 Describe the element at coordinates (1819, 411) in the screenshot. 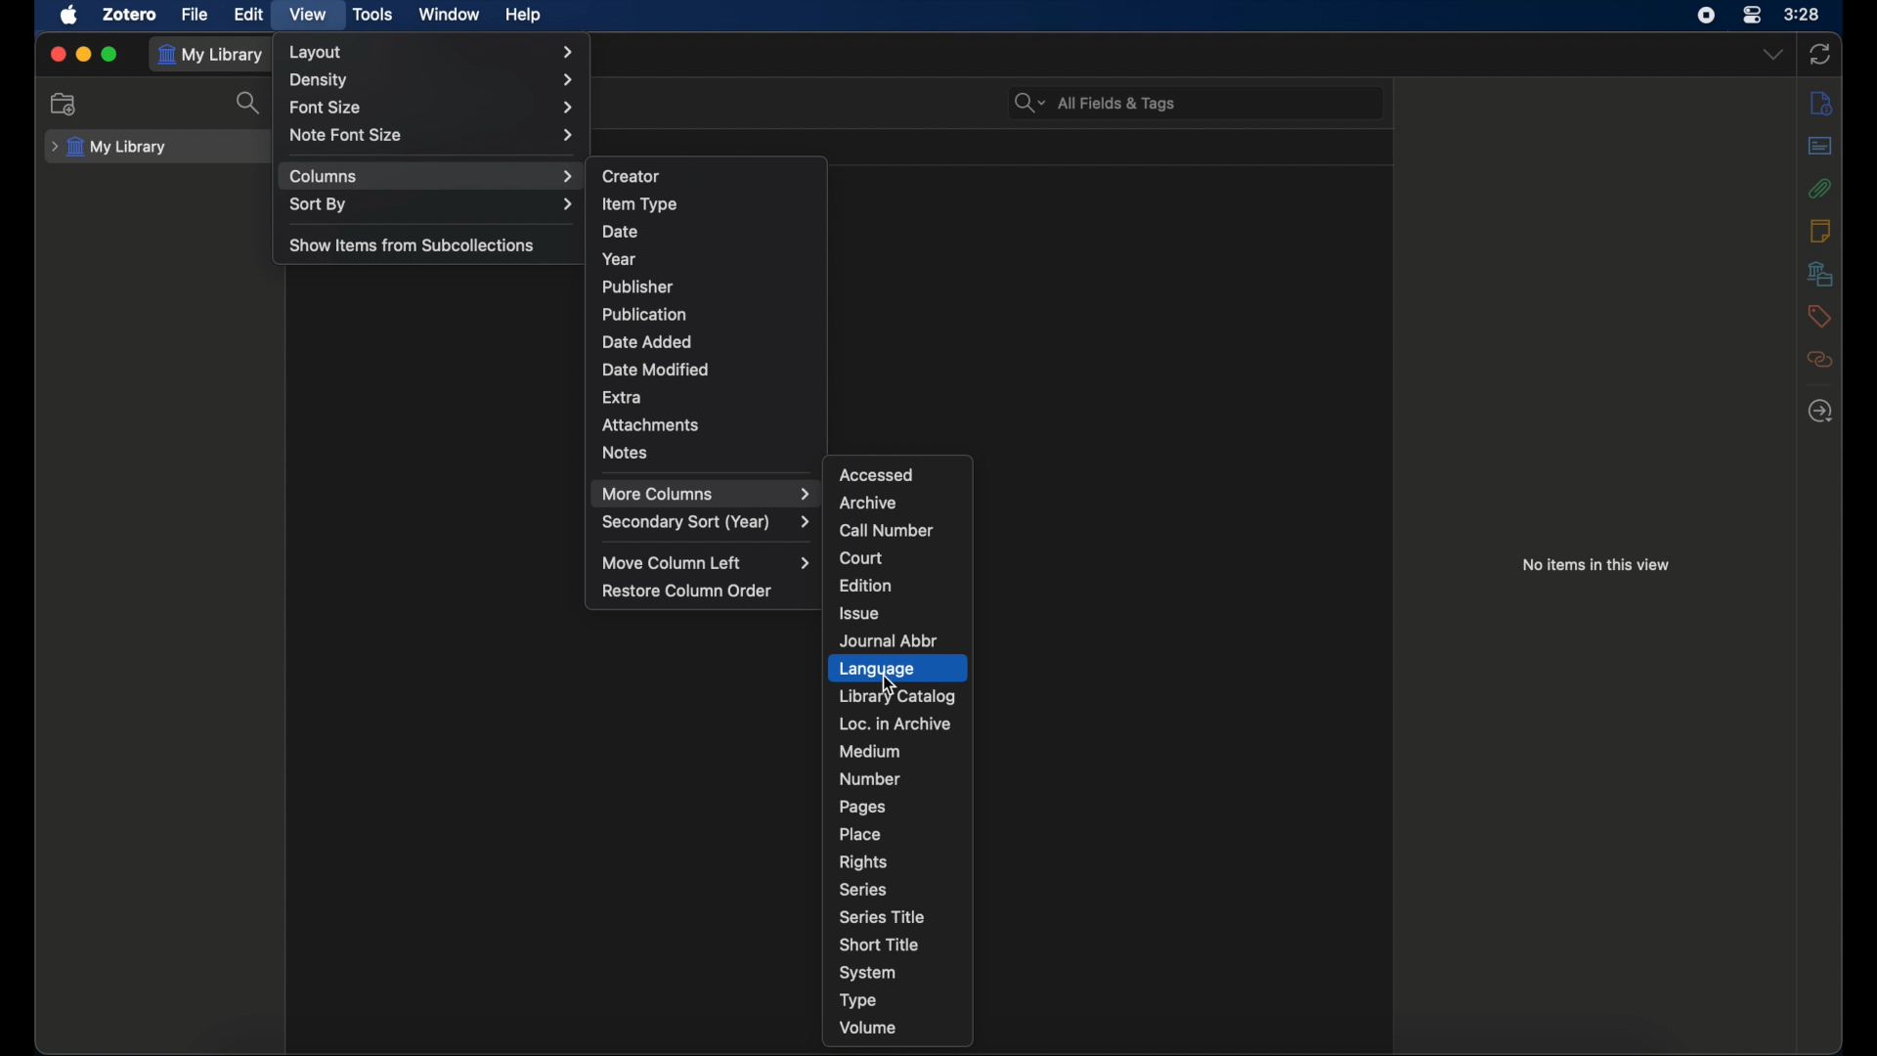

I see `locate` at that location.